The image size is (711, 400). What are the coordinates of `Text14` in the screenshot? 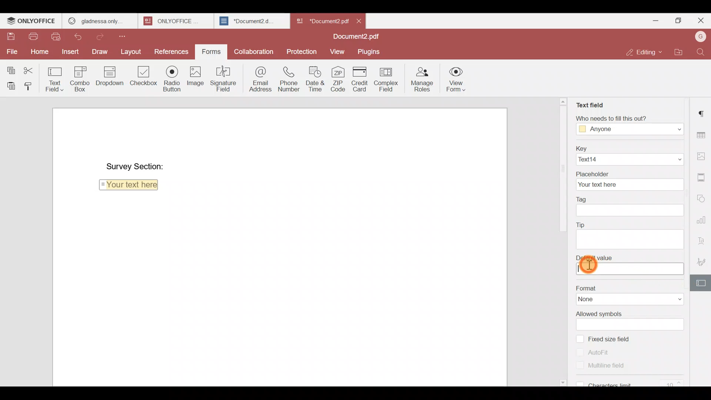 It's located at (628, 159).